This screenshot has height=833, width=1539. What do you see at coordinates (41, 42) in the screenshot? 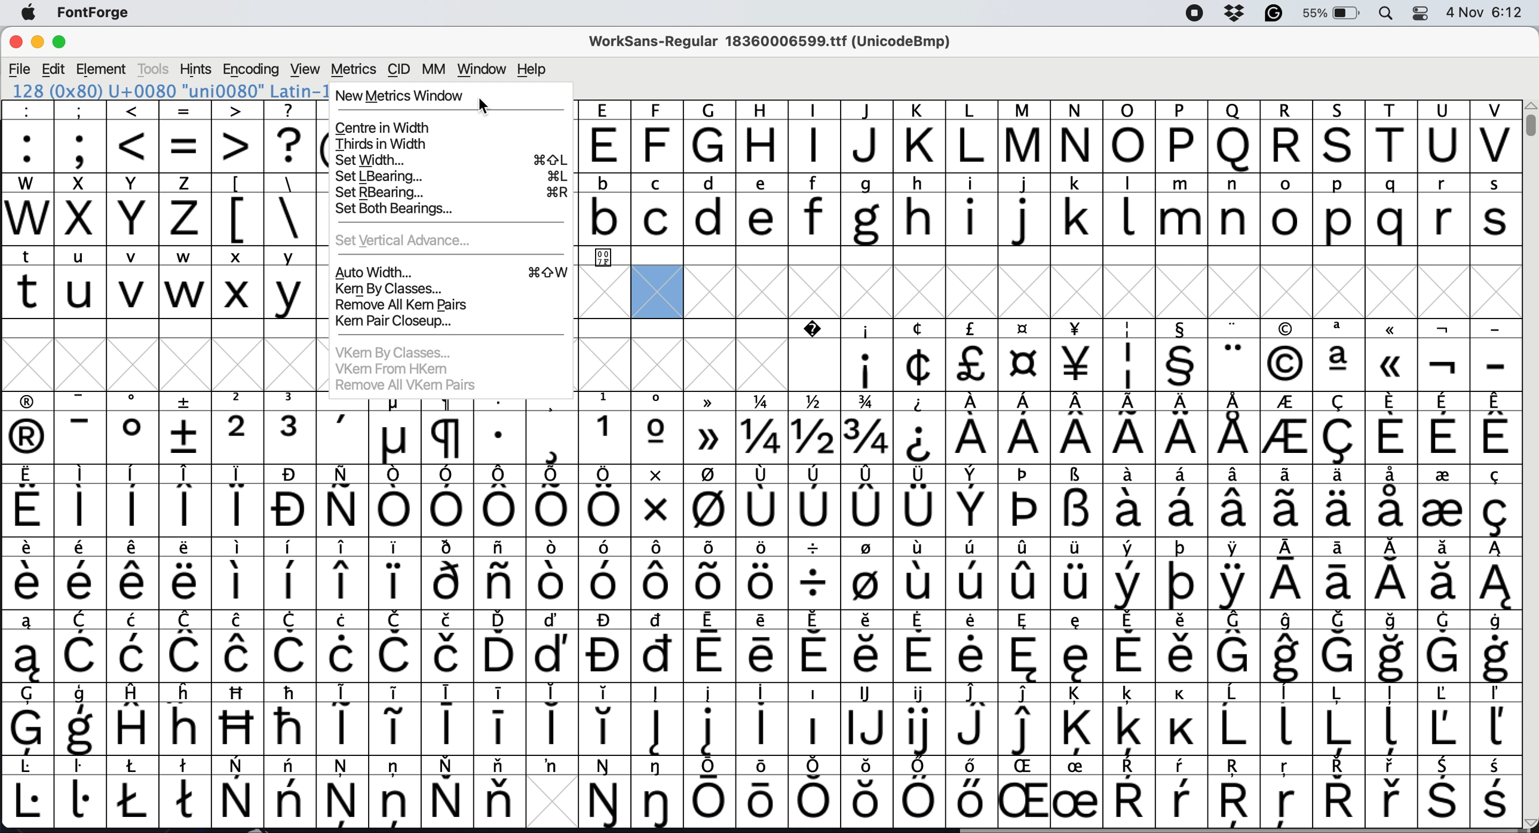
I see `Minimize` at bounding box center [41, 42].